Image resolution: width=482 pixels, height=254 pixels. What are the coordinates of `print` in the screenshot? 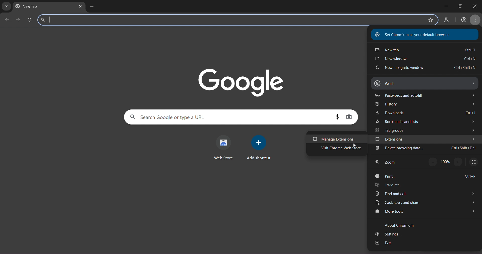 It's located at (424, 176).